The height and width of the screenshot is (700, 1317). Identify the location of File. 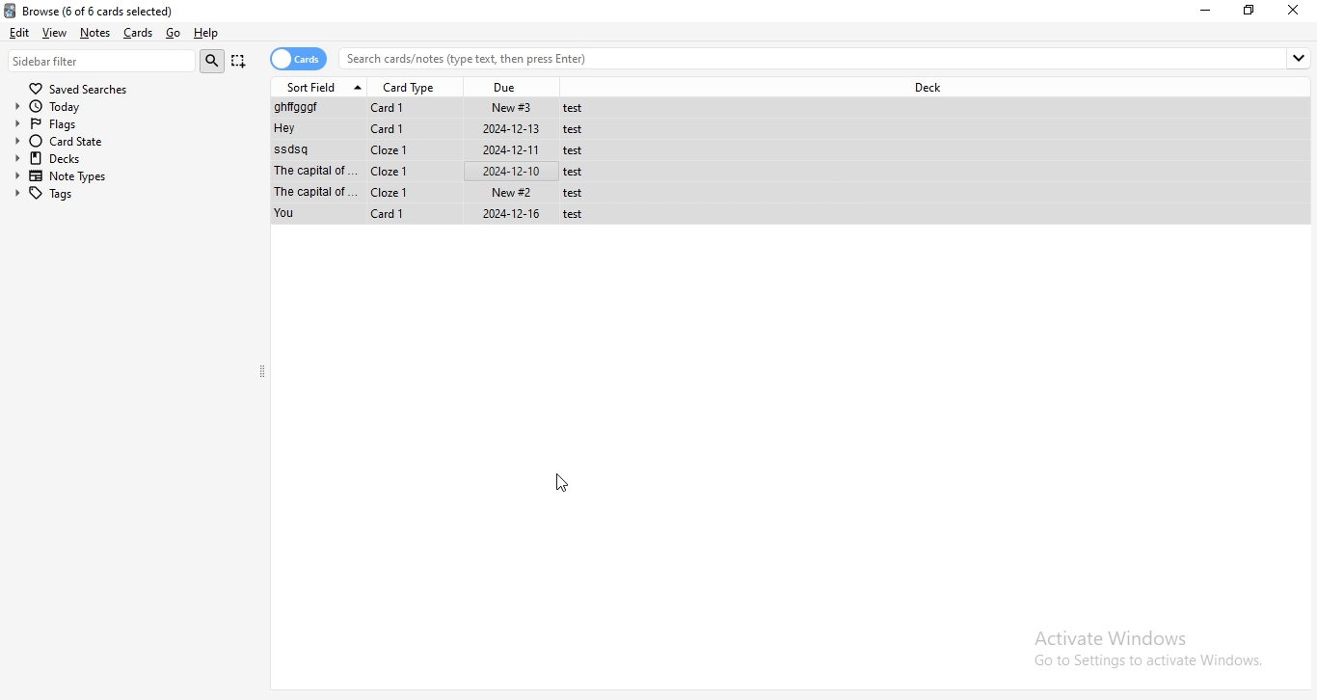
(440, 150).